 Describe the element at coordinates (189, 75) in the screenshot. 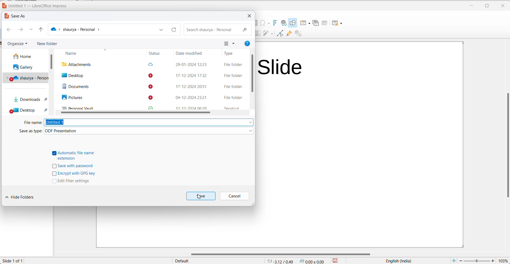

I see `17-12-2024 17:32` at that location.